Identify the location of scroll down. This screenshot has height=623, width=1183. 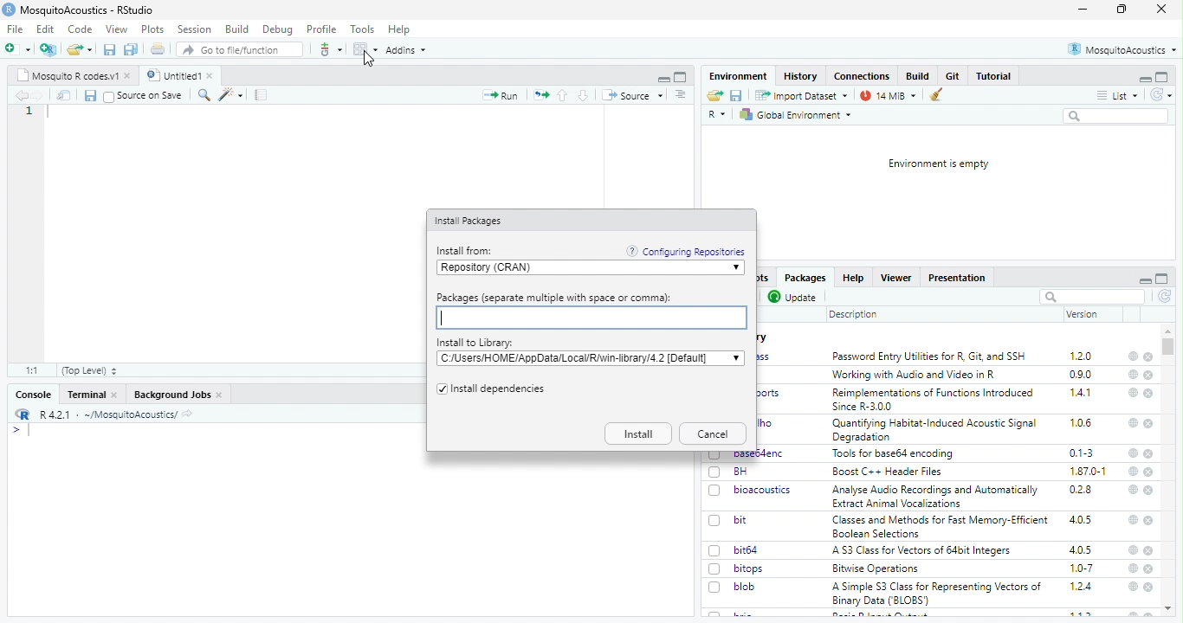
(1169, 609).